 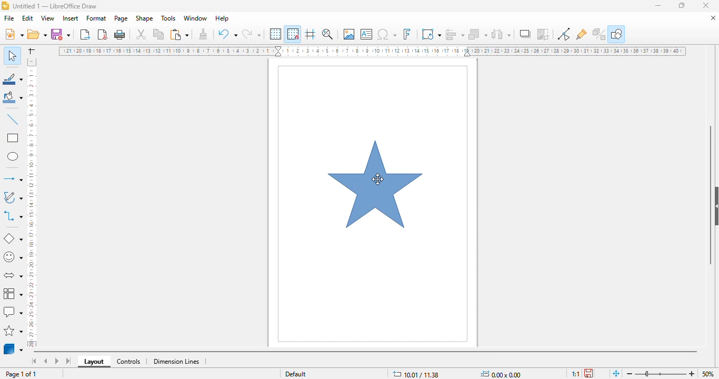 What do you see at coordinates (431, 34) in the screenshot?
I see `transformations` at bounding box center [431, 34].